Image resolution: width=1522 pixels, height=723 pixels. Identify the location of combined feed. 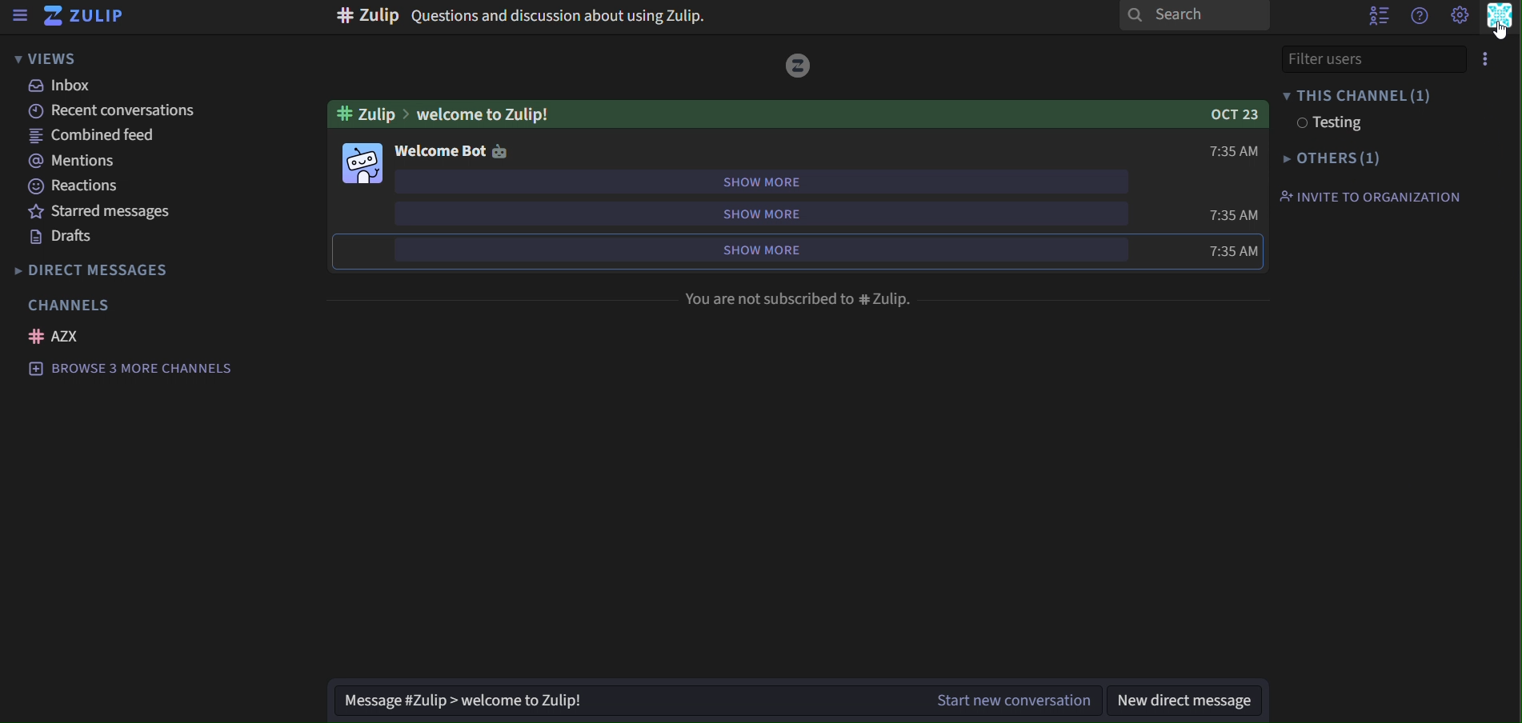
(94, 134).